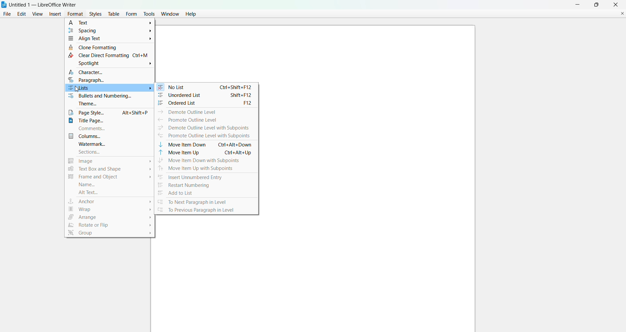  Describe the element at coordinates (203, 128) in the screenshot. I see `demote outline level with subpoints` at that location.